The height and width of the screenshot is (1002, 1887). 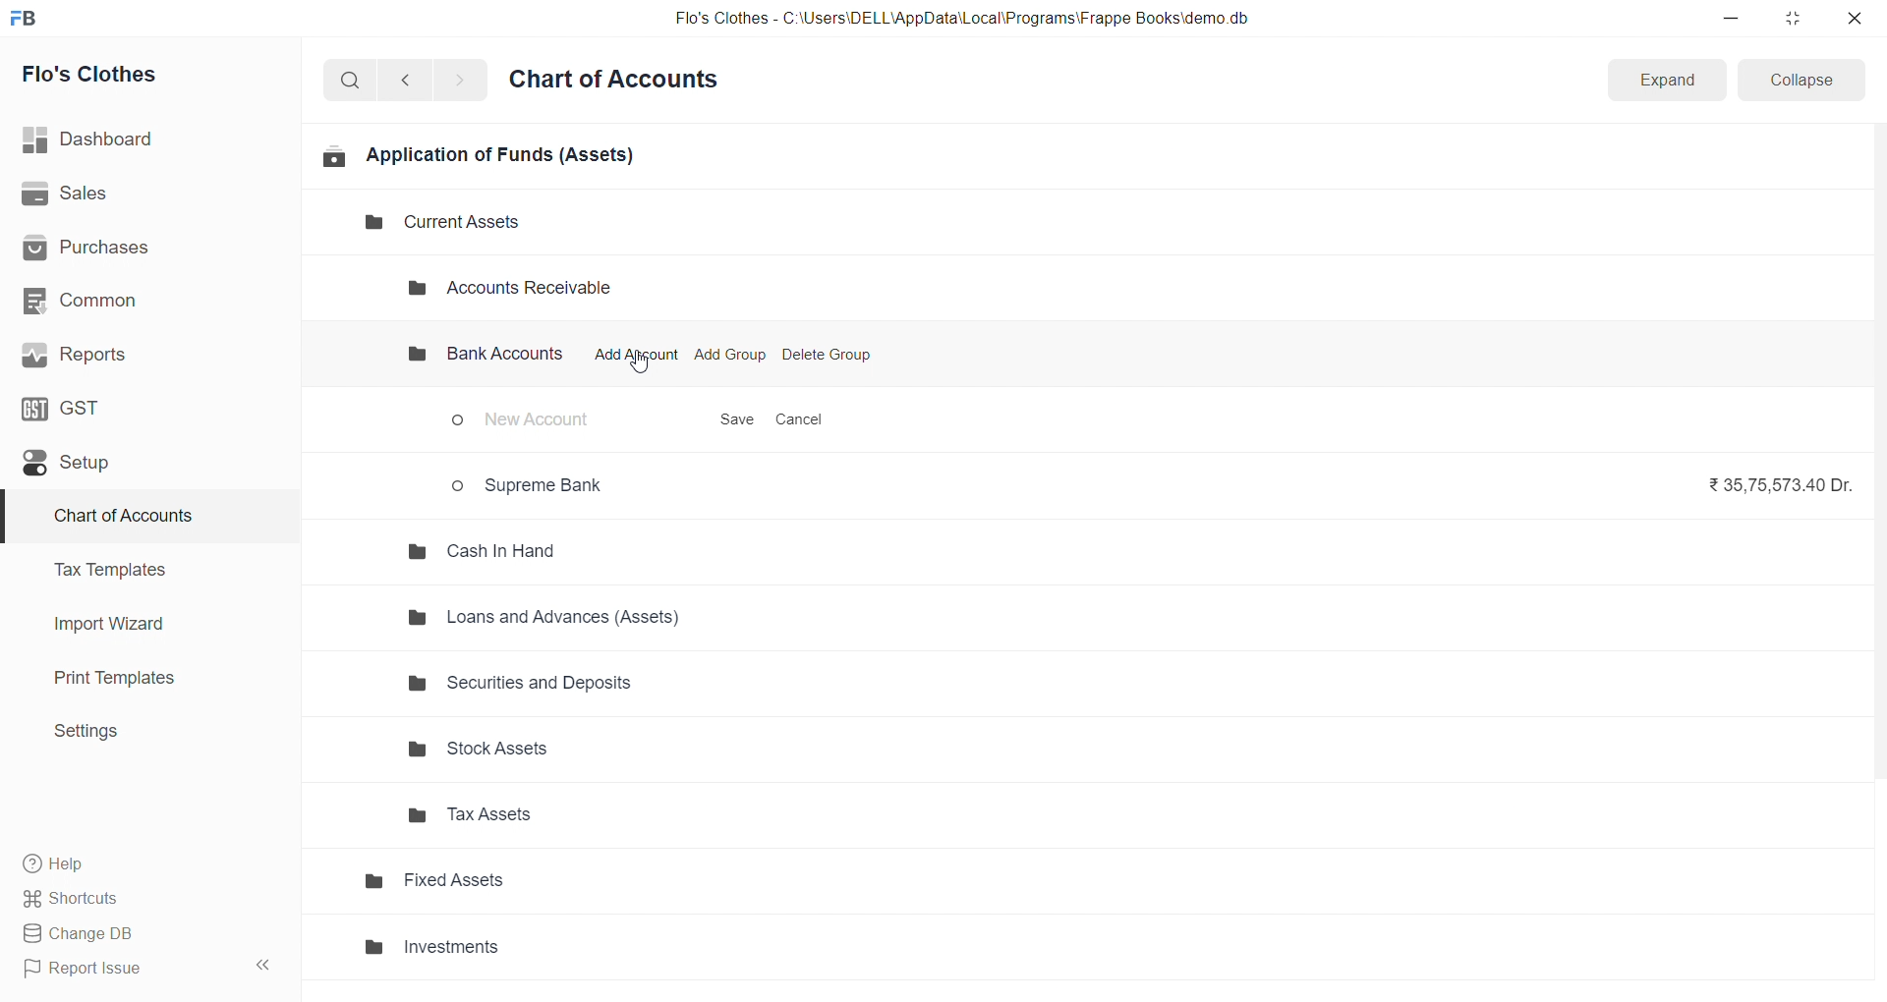 What do you see at coordinates (732, 355) in the screenshot?
I see `Add Group` at bounding box center [732, 355].